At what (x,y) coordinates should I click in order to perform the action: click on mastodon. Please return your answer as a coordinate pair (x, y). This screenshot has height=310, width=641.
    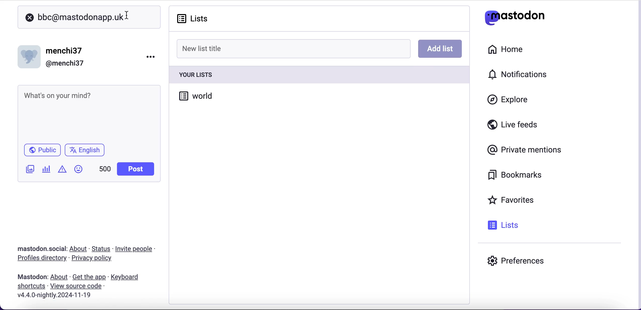
    Looking at the image, I should click on (32, 277).